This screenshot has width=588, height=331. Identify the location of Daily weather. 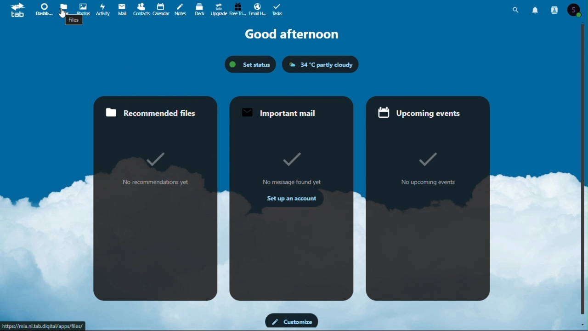
(320, 64).